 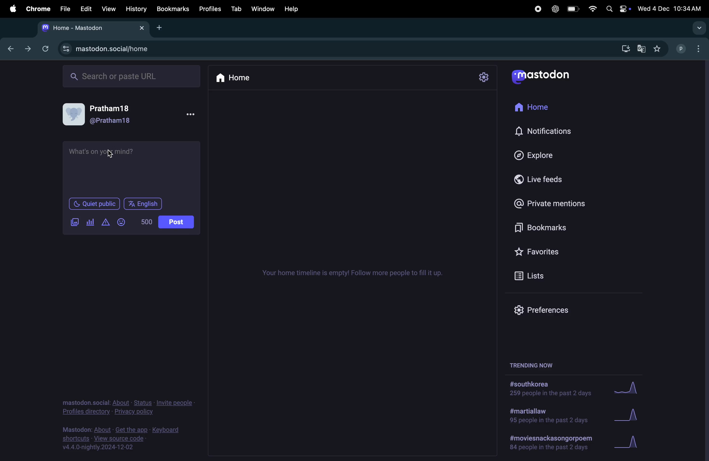 What do you see at coordinates (546, 416) in the screenshot?
I see `Martial Law` at bounding box center [546, 416].